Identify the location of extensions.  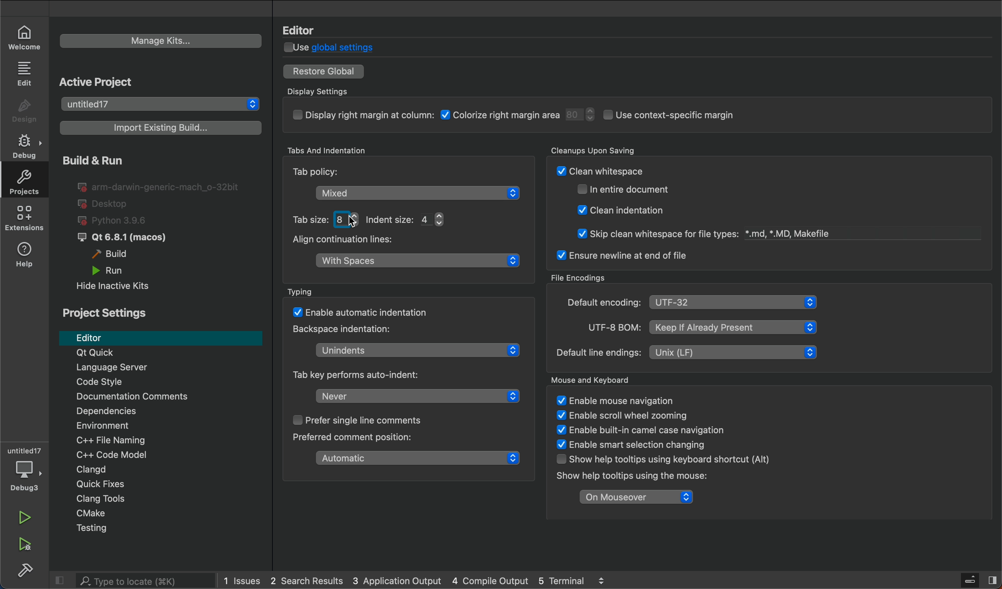
(27, 220).